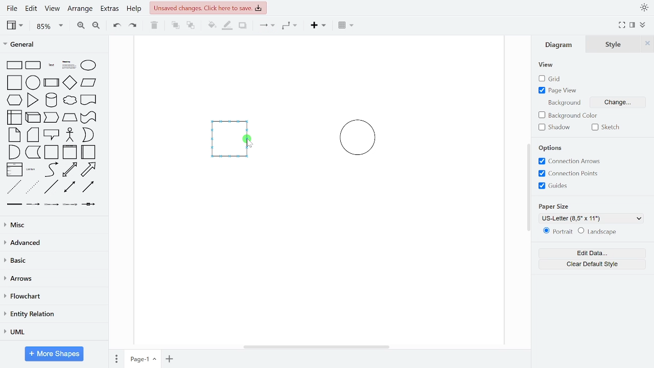 Image resolution: width=654 pixels, height=368 pixels. What do you see at coordinates (88, 82) in the screenshot?
I see `paralellogram` at bounding box center [88, 82].